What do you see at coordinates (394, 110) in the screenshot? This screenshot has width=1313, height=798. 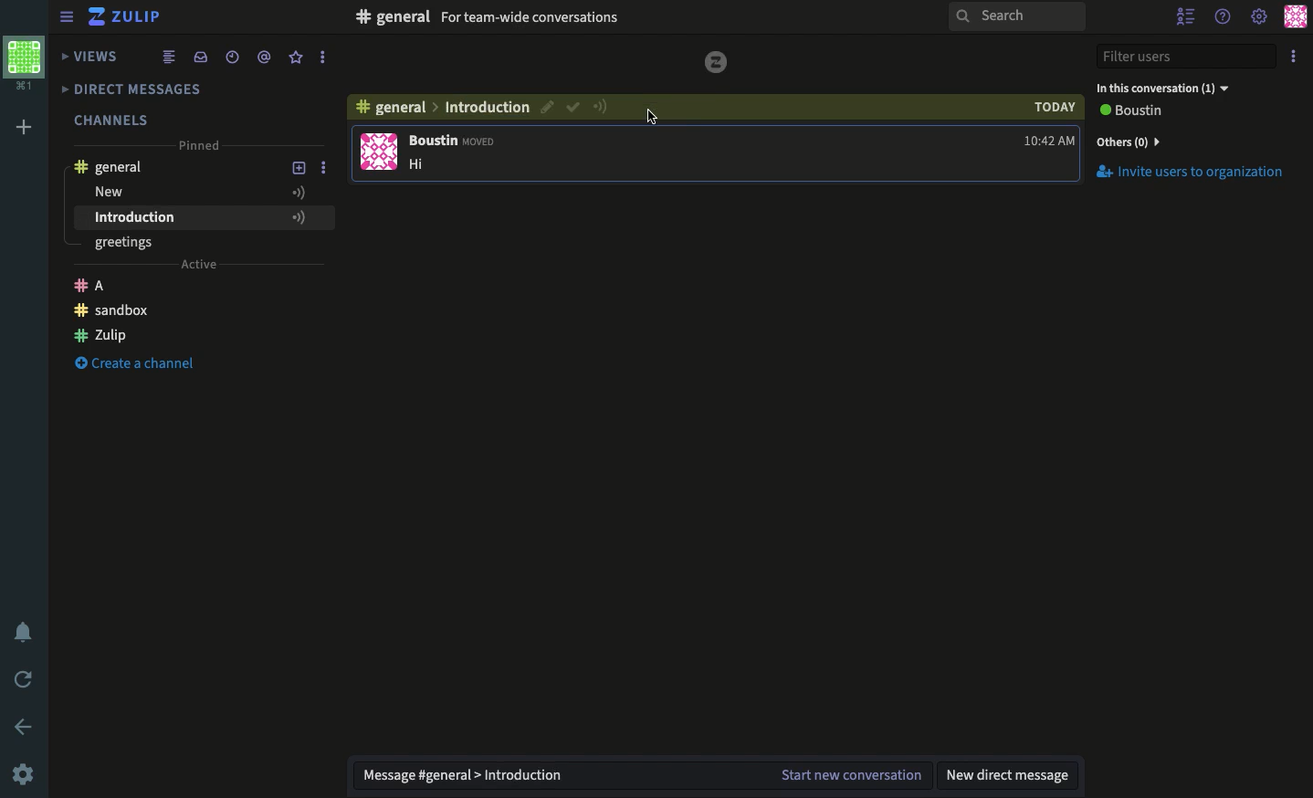 I see `Channel` at bounding box center [394, 110].